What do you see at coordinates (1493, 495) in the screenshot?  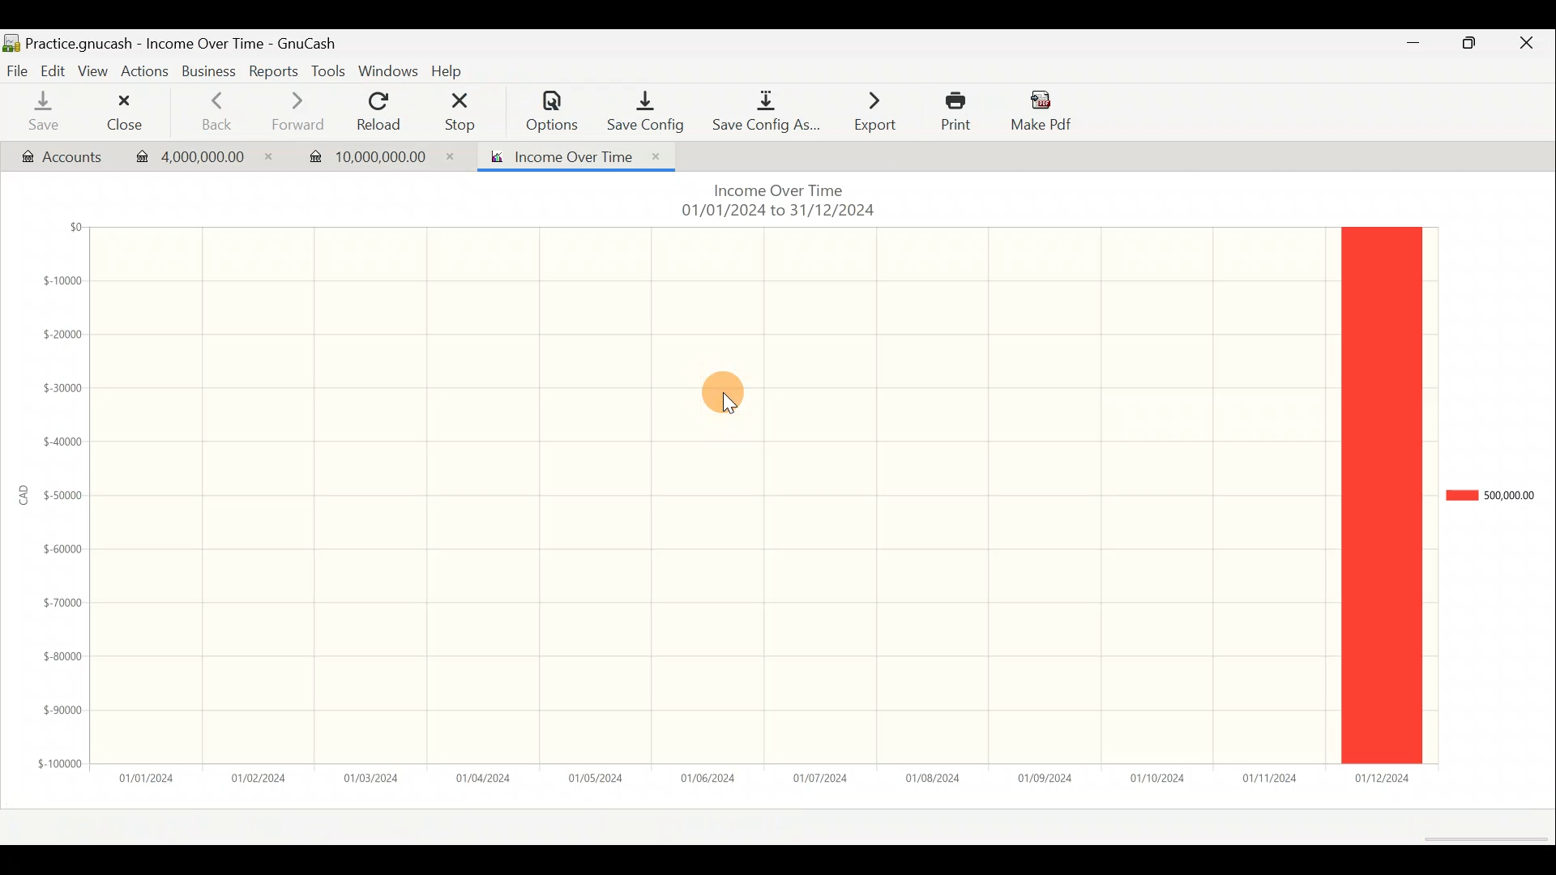 I see `500,000.00` at bounding box center [1493, 495].